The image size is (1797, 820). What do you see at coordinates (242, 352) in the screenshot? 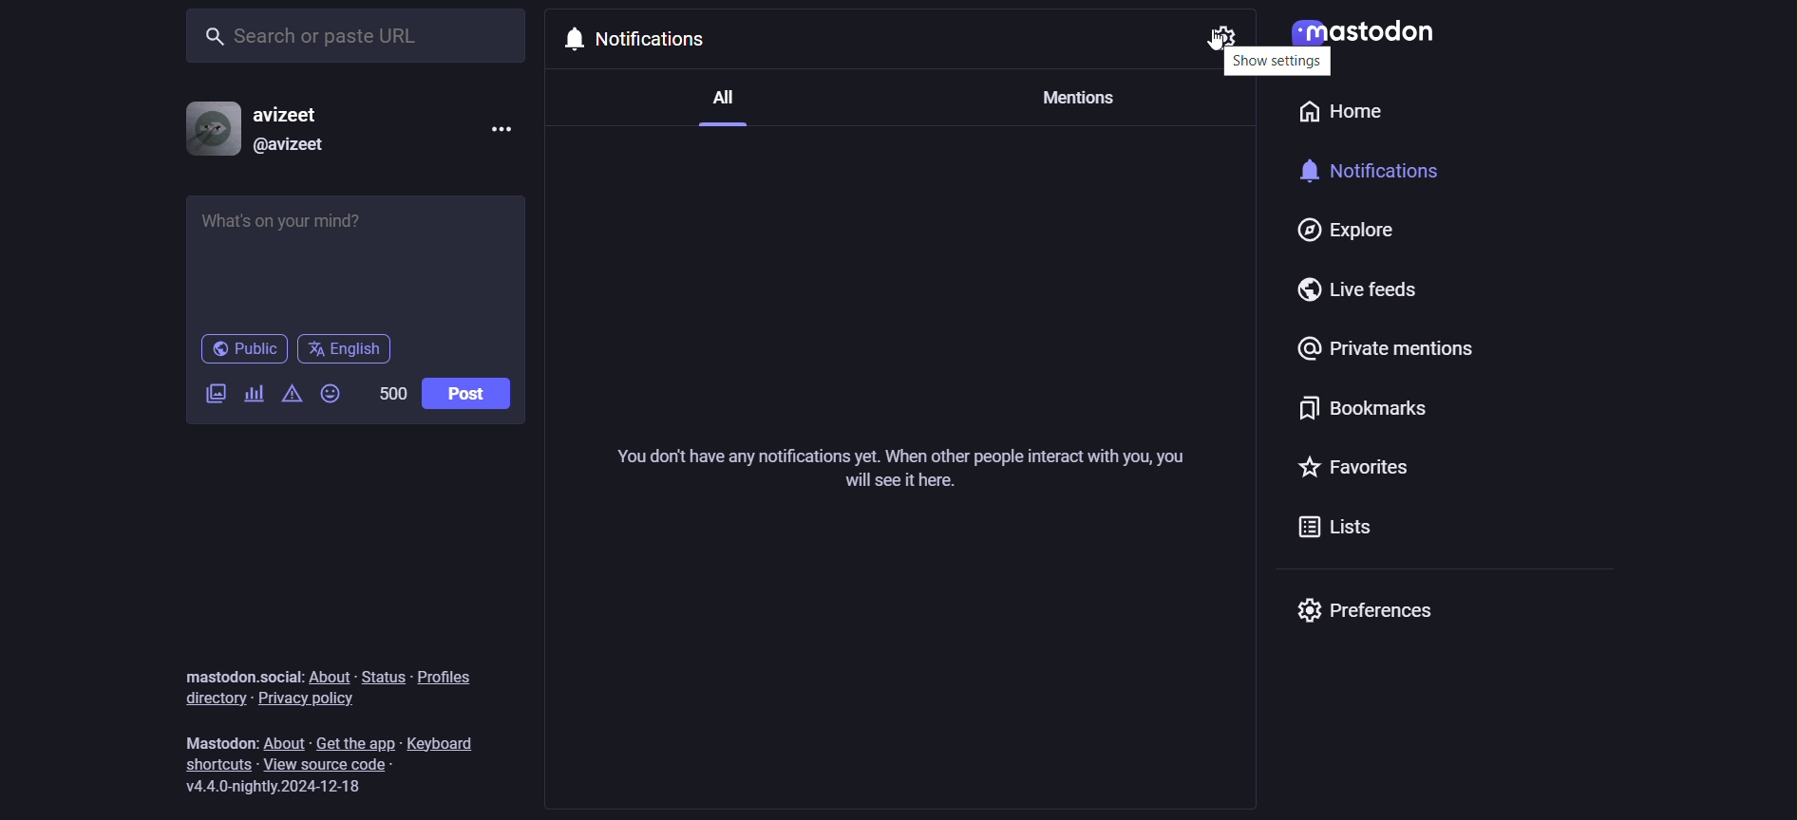
I see `public` at bounding box center [242, 352].